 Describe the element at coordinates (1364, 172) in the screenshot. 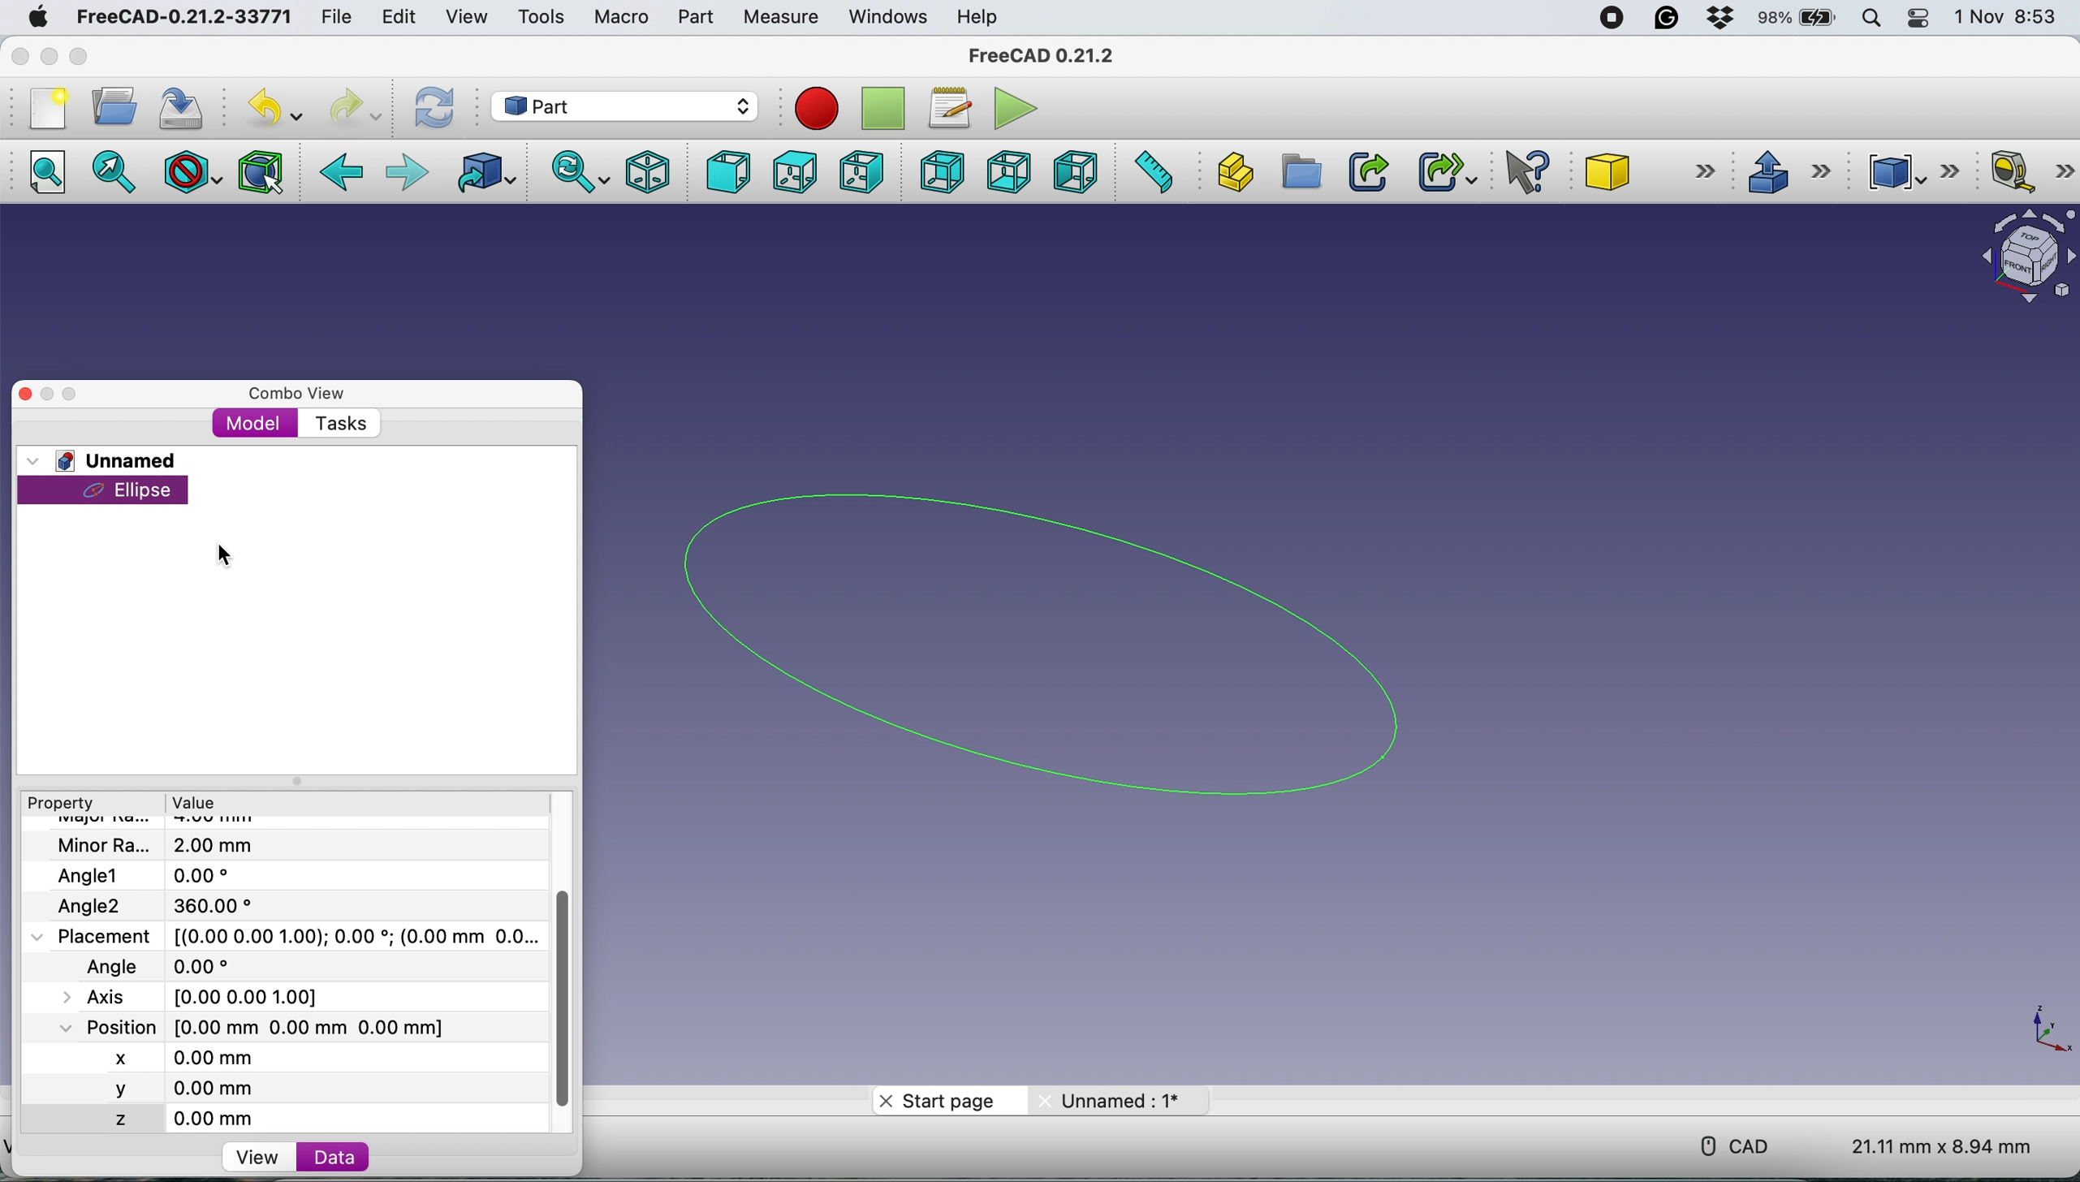

I see `make link` at that location.